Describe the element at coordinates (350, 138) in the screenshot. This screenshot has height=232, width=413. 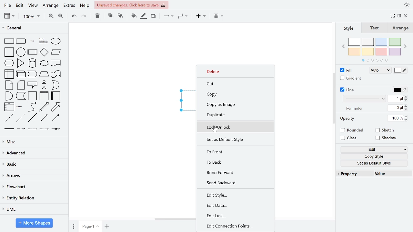
I see `glass` at that location.